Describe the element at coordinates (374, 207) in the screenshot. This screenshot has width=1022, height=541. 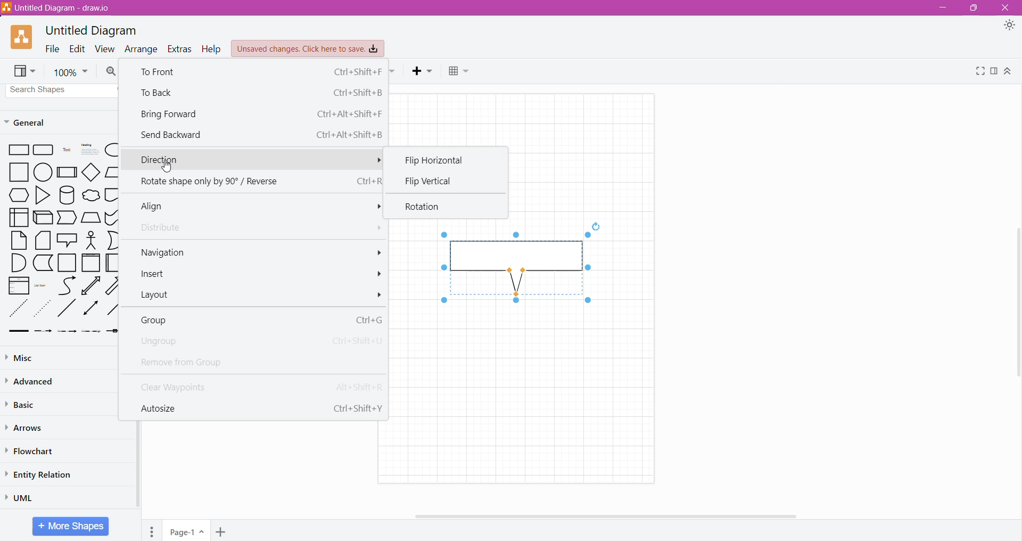
I see `more` at that location.